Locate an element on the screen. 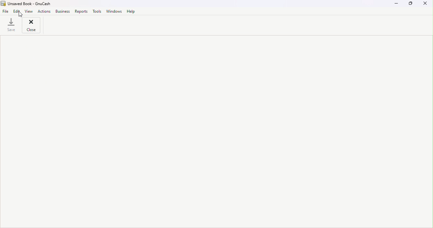 Image resolution: width=433 pixels, height=228 pixels. Tools is located at coordinates (97, 11).